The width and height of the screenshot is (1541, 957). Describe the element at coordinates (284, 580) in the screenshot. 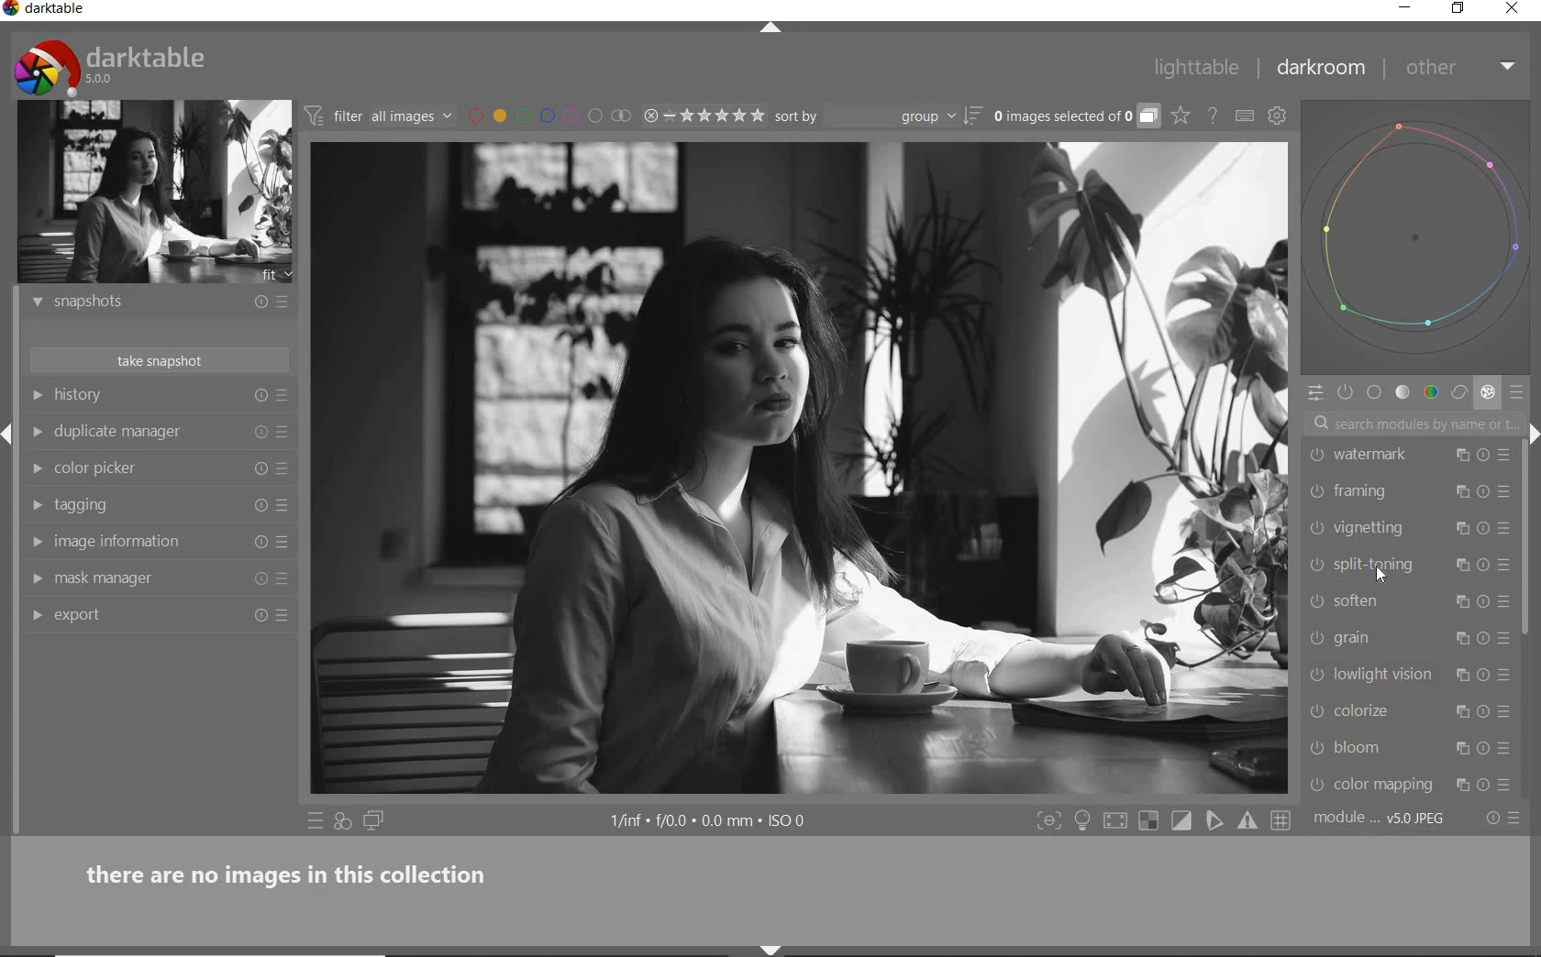

I see `preset and preferences` at that location.